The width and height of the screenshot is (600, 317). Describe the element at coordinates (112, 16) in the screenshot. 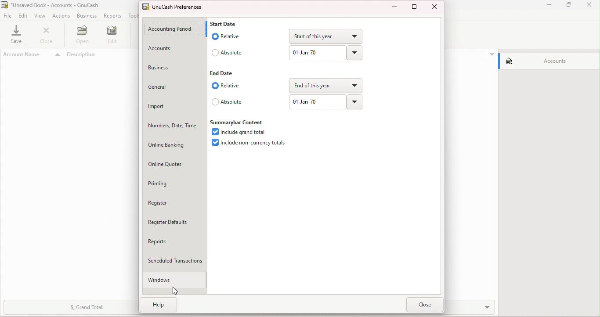

I see `Reports` at that location.